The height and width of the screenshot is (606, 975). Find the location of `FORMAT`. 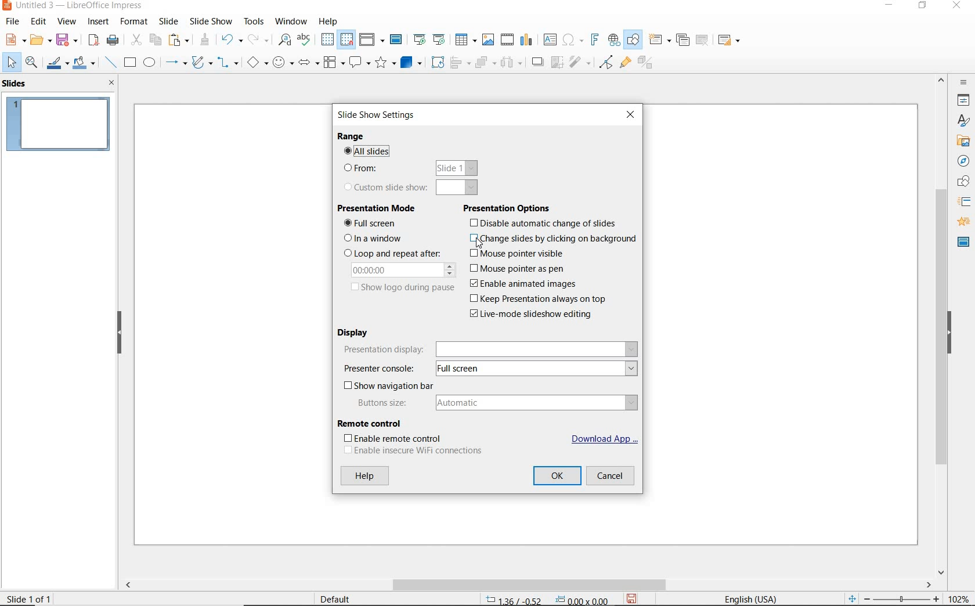

FORMAT is located at coordinates (135, 21).